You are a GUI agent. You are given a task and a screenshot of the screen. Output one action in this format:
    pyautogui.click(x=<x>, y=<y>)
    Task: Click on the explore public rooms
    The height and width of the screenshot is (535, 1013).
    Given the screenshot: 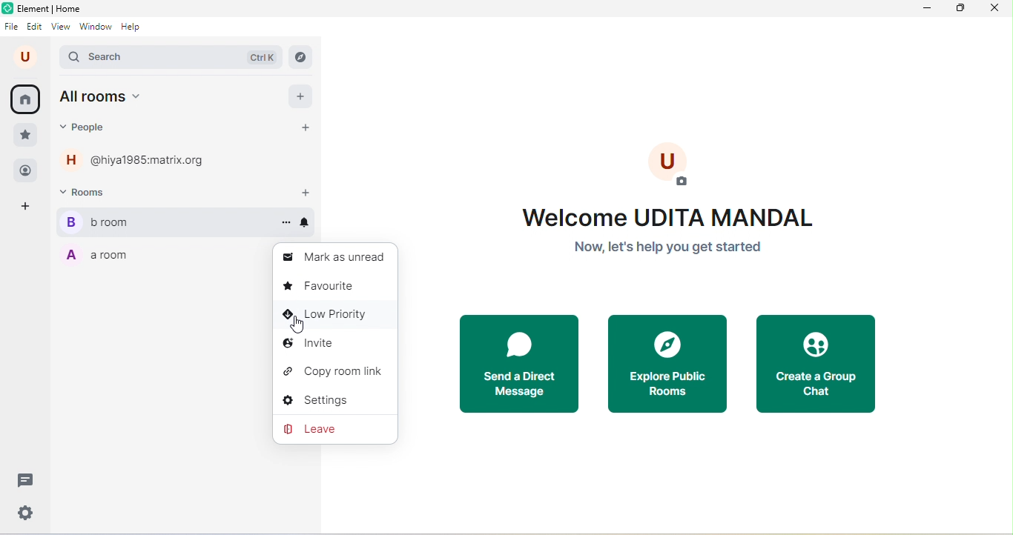 What is the action you would take?
    pyautogui.click(x=669, y=363)
    